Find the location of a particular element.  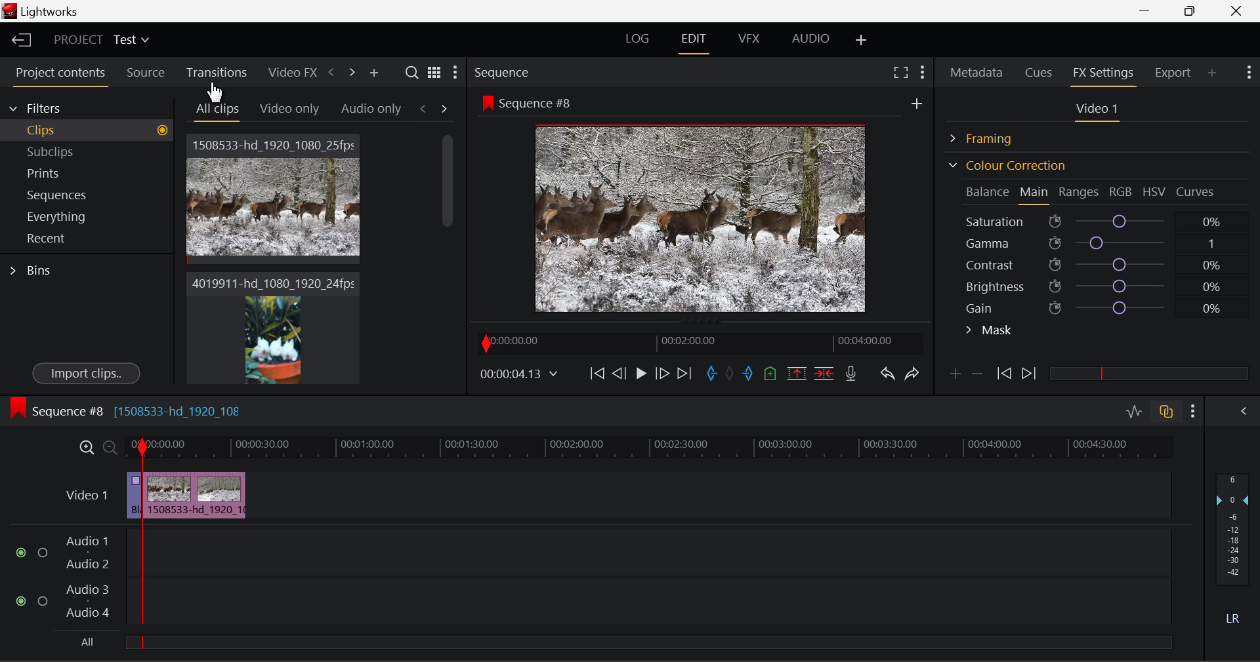

Clips Tab Open is located at coordinates (91, 130).